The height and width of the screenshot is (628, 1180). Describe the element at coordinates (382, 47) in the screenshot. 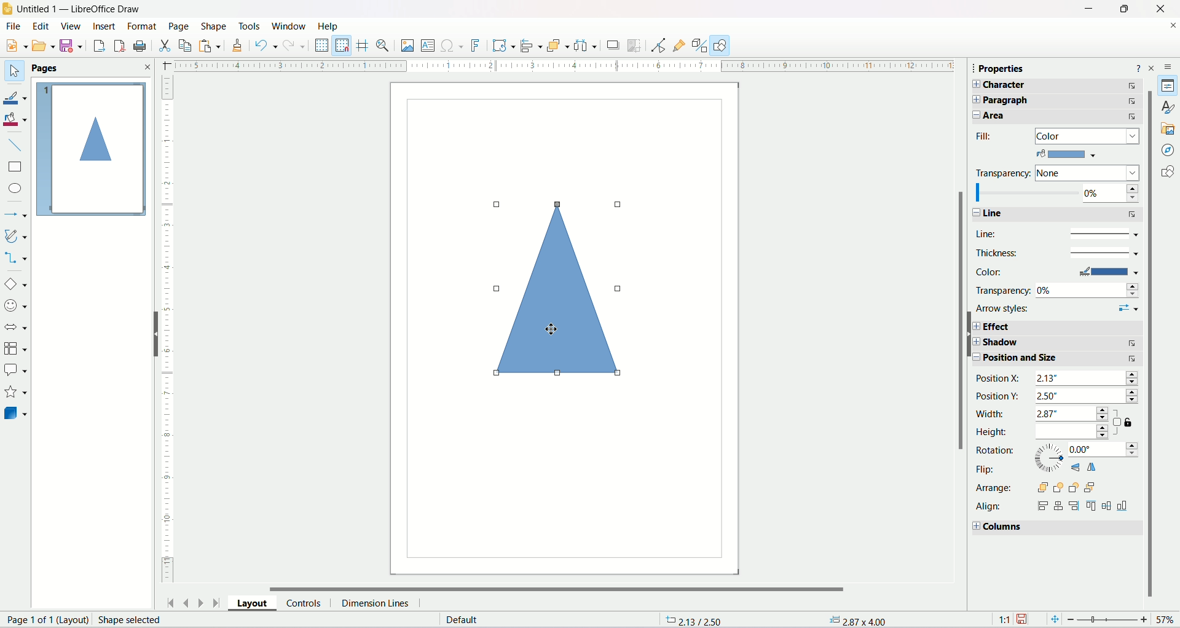

I see `Zoom and Pan` at that location.